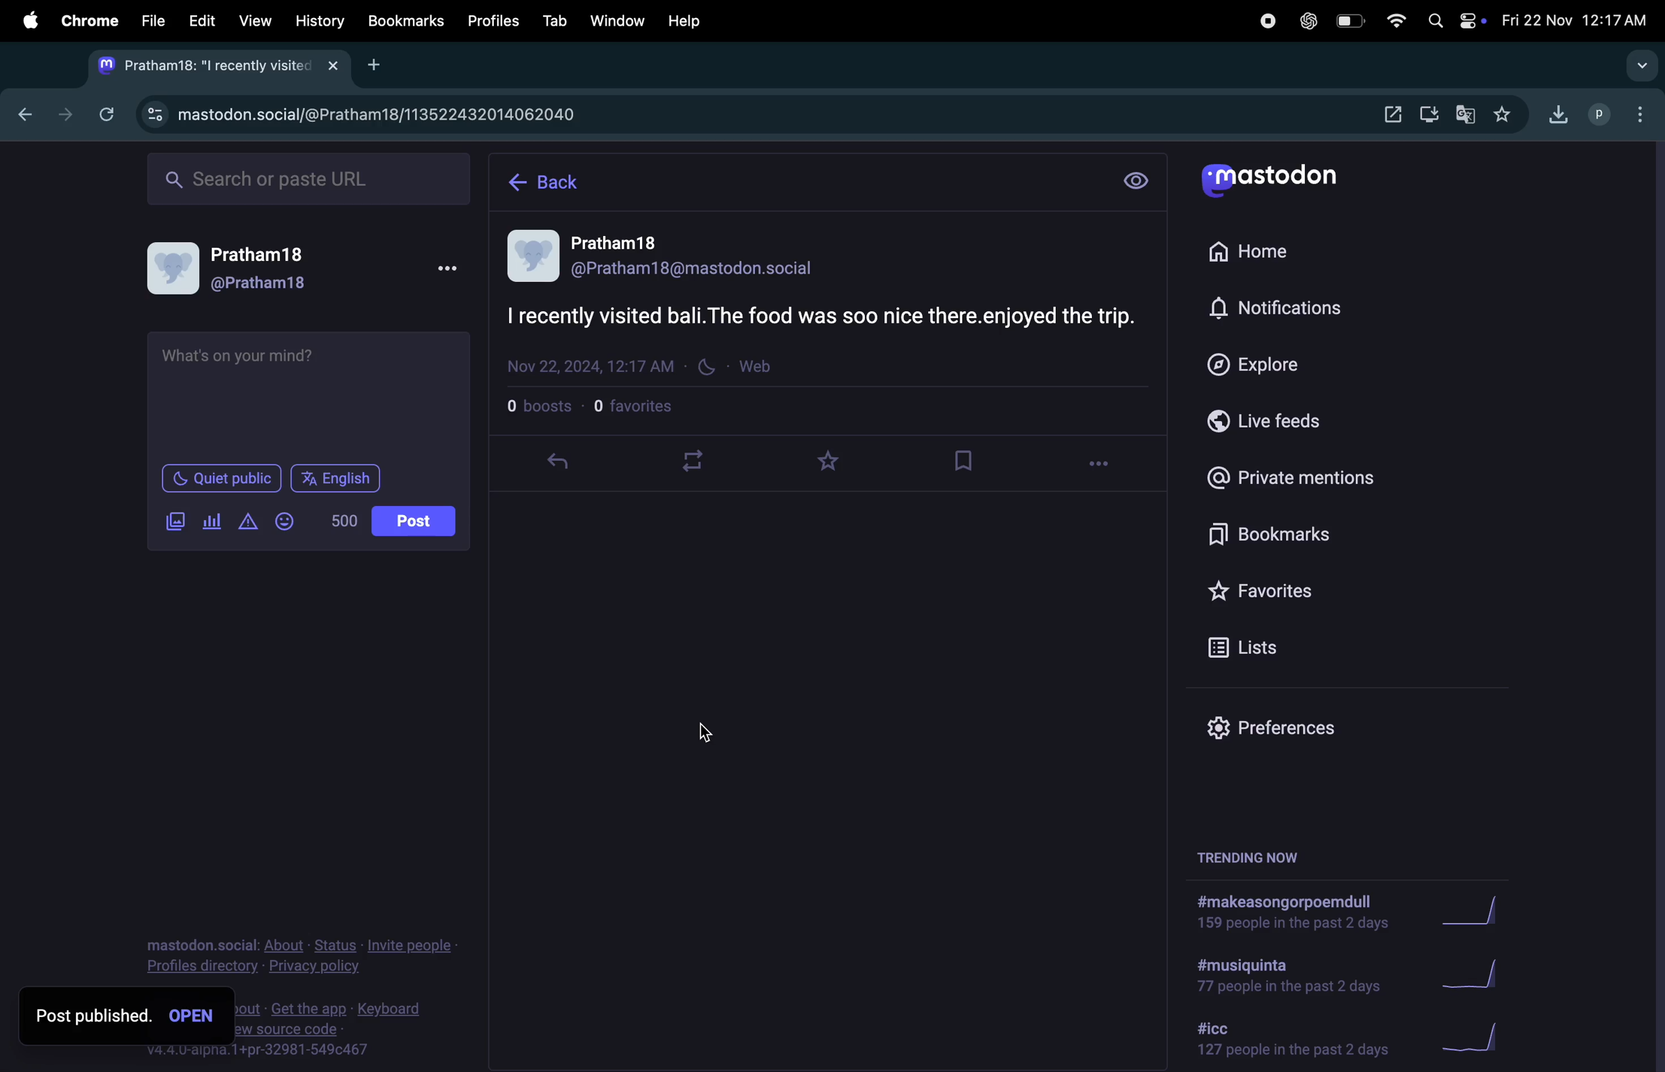 This screenshot has width=1665, height=1072. Describe the element at coordinates (89, 18) in the screenshot. I see `chrome` at that location.